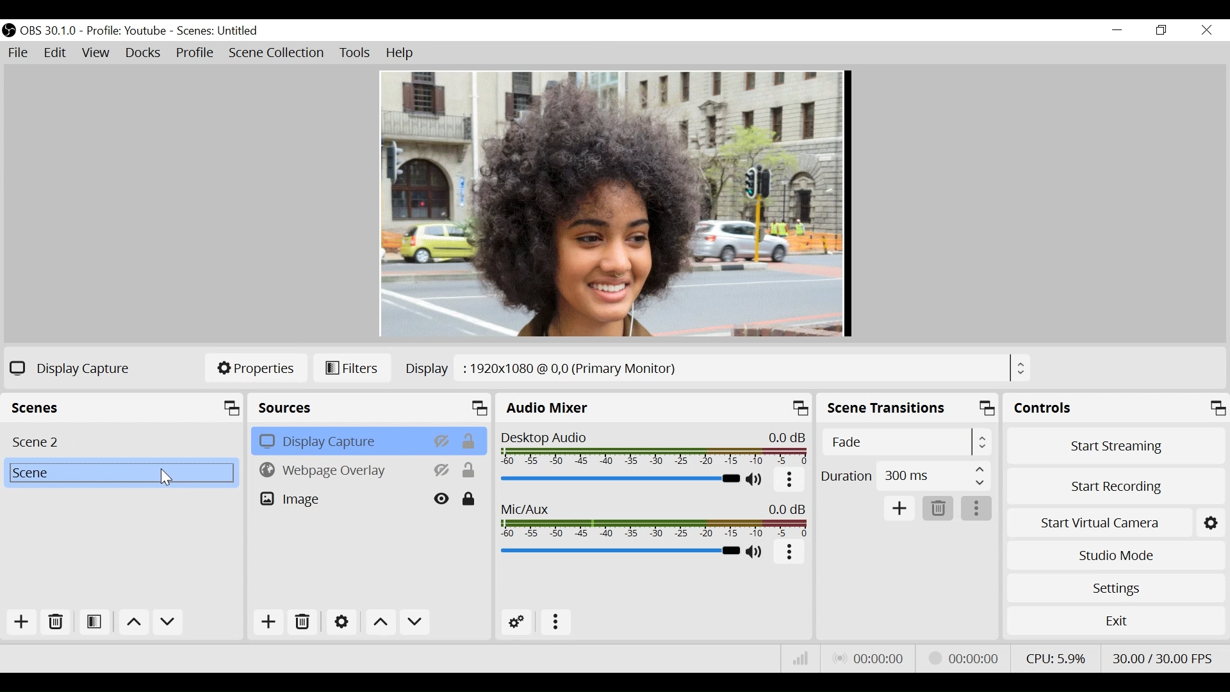 The height and width of the screenshot is (692, 1230). I want to click on Display Capture, so click(339, 440).